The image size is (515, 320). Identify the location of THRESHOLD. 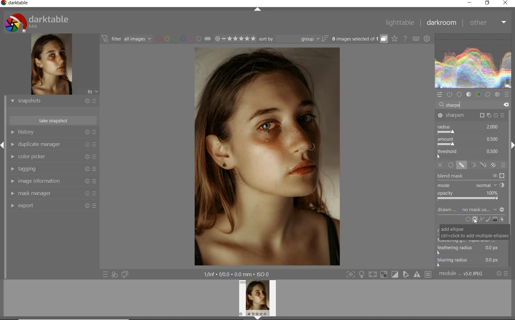
(469, 154).